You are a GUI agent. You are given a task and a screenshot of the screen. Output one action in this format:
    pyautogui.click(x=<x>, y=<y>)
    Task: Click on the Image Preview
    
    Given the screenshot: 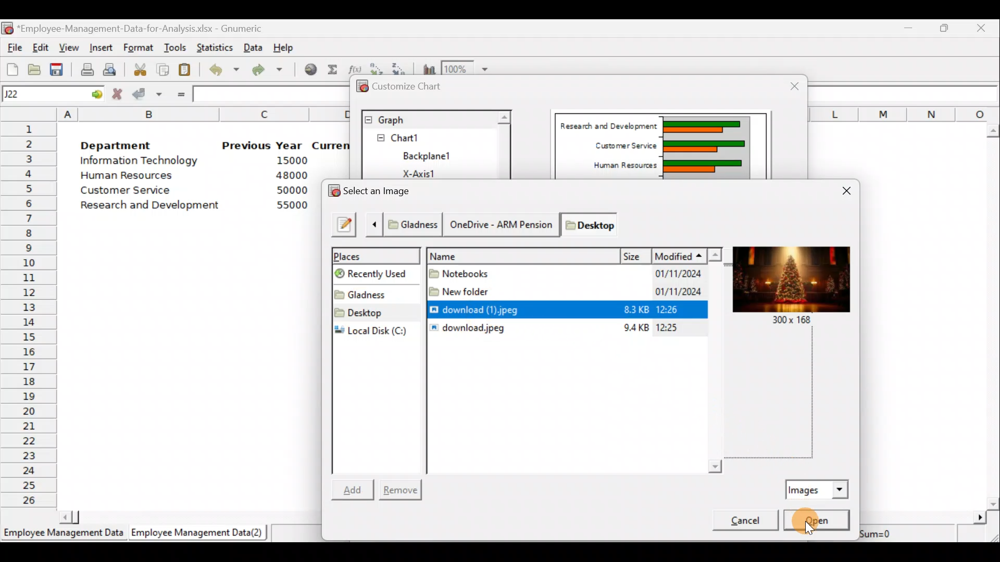 What is the action you would take?
    pyautogui.click(x=790, y=280)
    